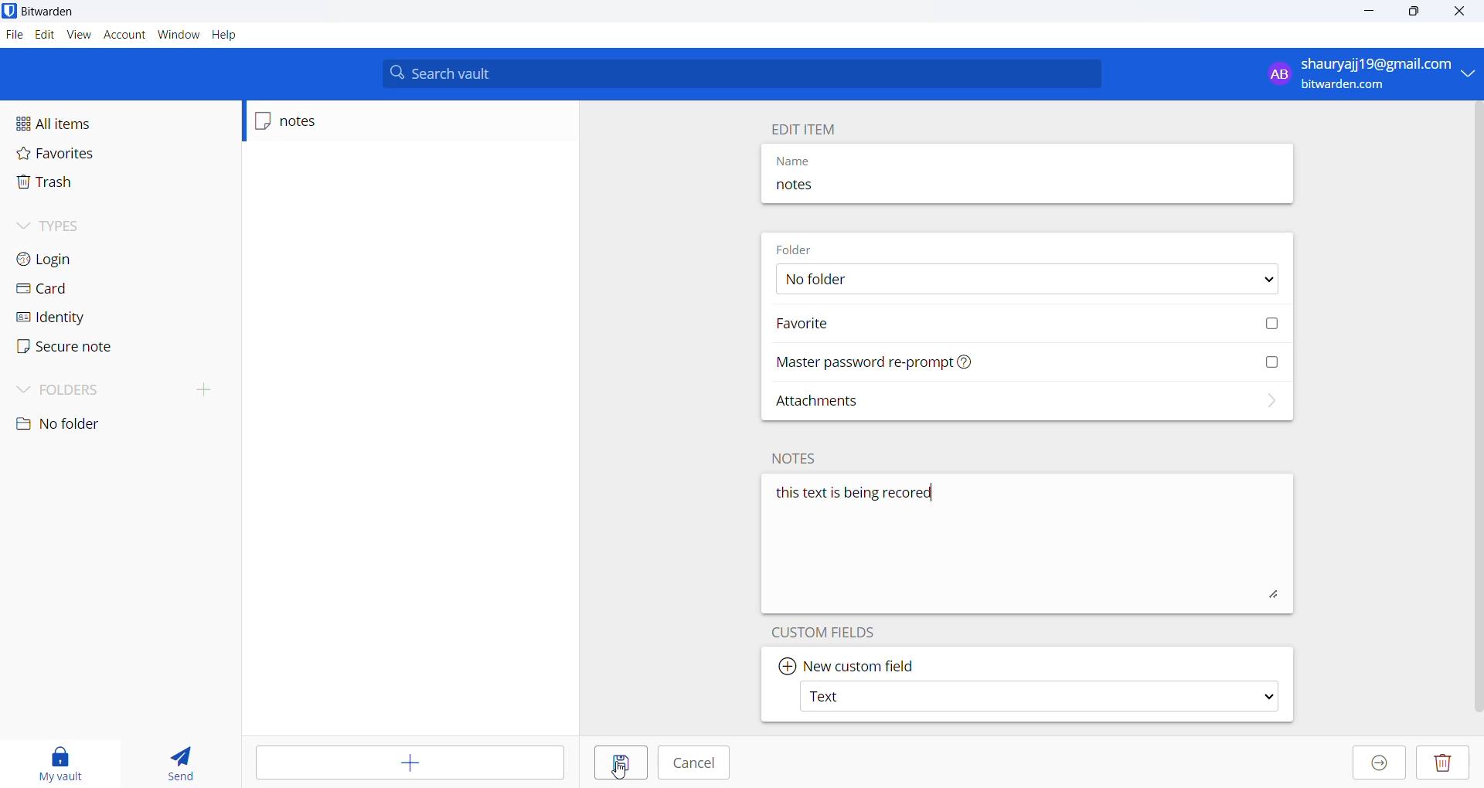  What do you see at coordinates (114, 389) in the screenshot?
I see `folder` at bounding box center [114, 389].